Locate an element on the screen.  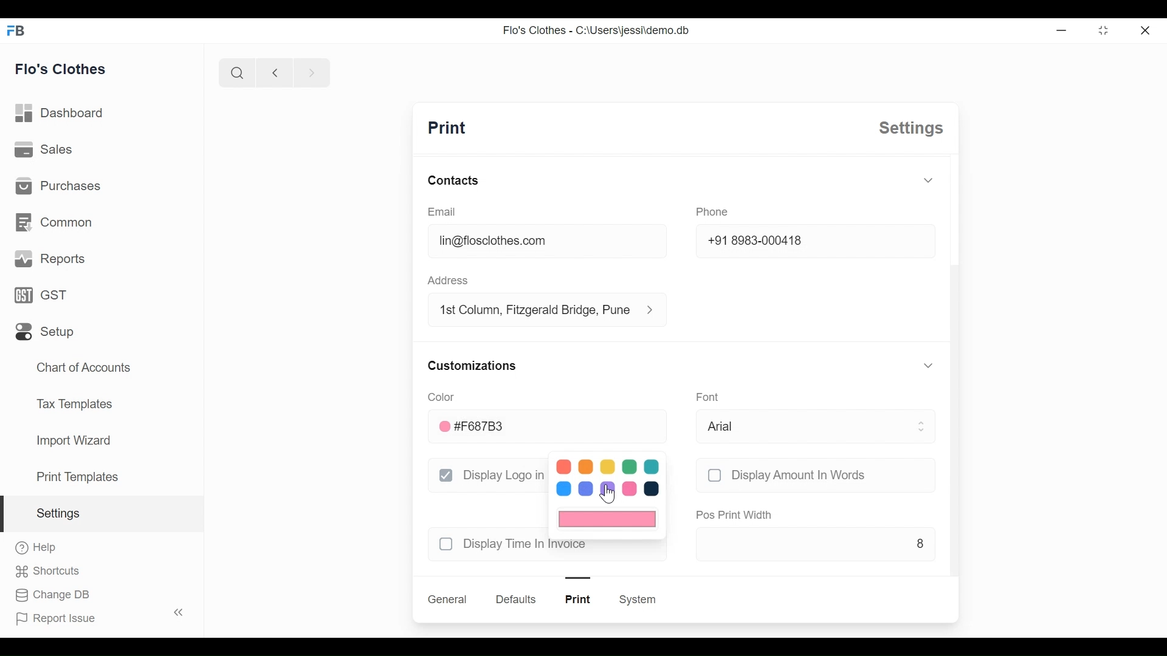
print is located at coordinates (447, 128).